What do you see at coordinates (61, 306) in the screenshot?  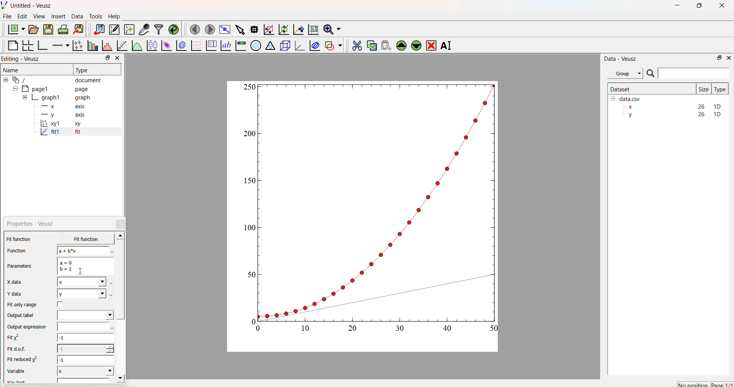 I see `Checkbox` at bounding box center [61, 306].